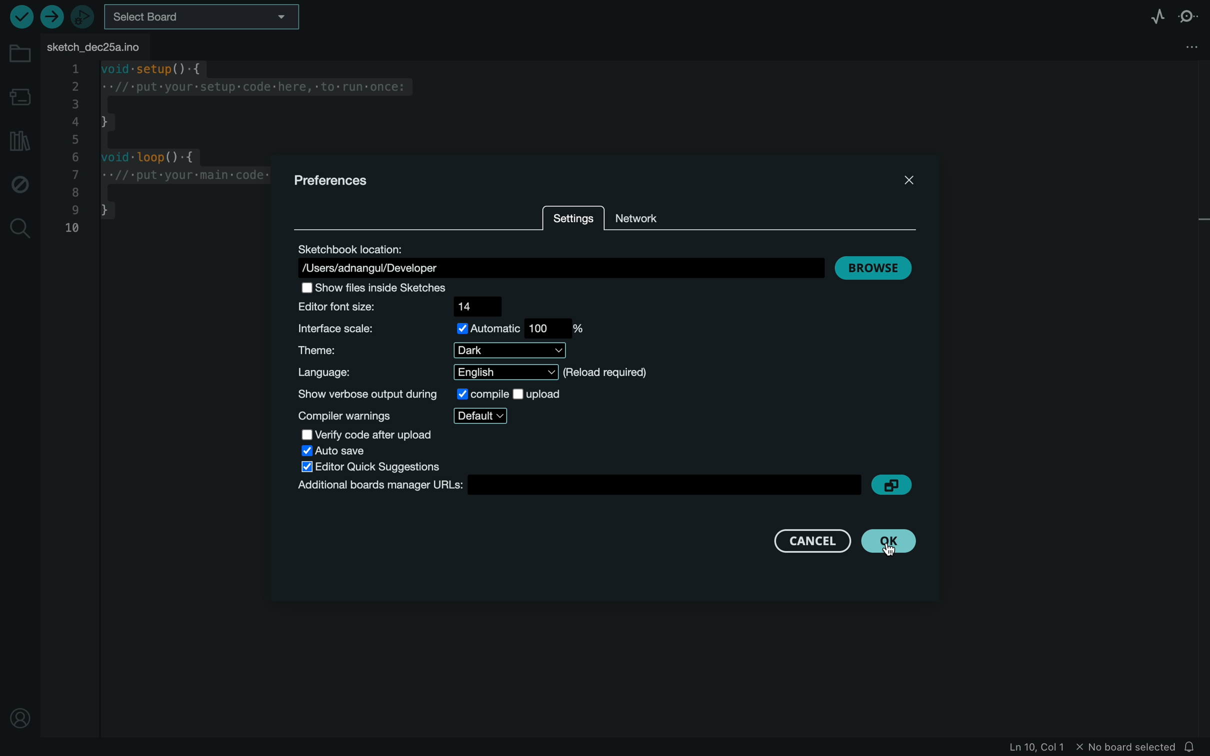 The width and height of the screenshot is (1210, 756). I want to click on theme, so click(427, 351).